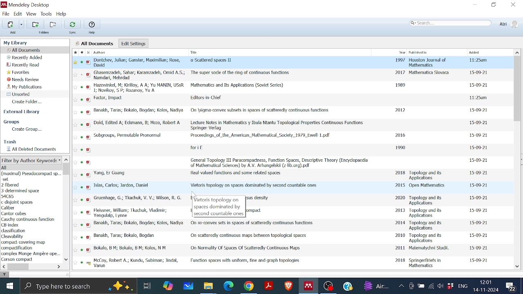 This screenshot has width=523, height=294. What do you see at coordinates (431, 285) in the screenshot?
I see `Internet access` at bounding box center [431, 285].